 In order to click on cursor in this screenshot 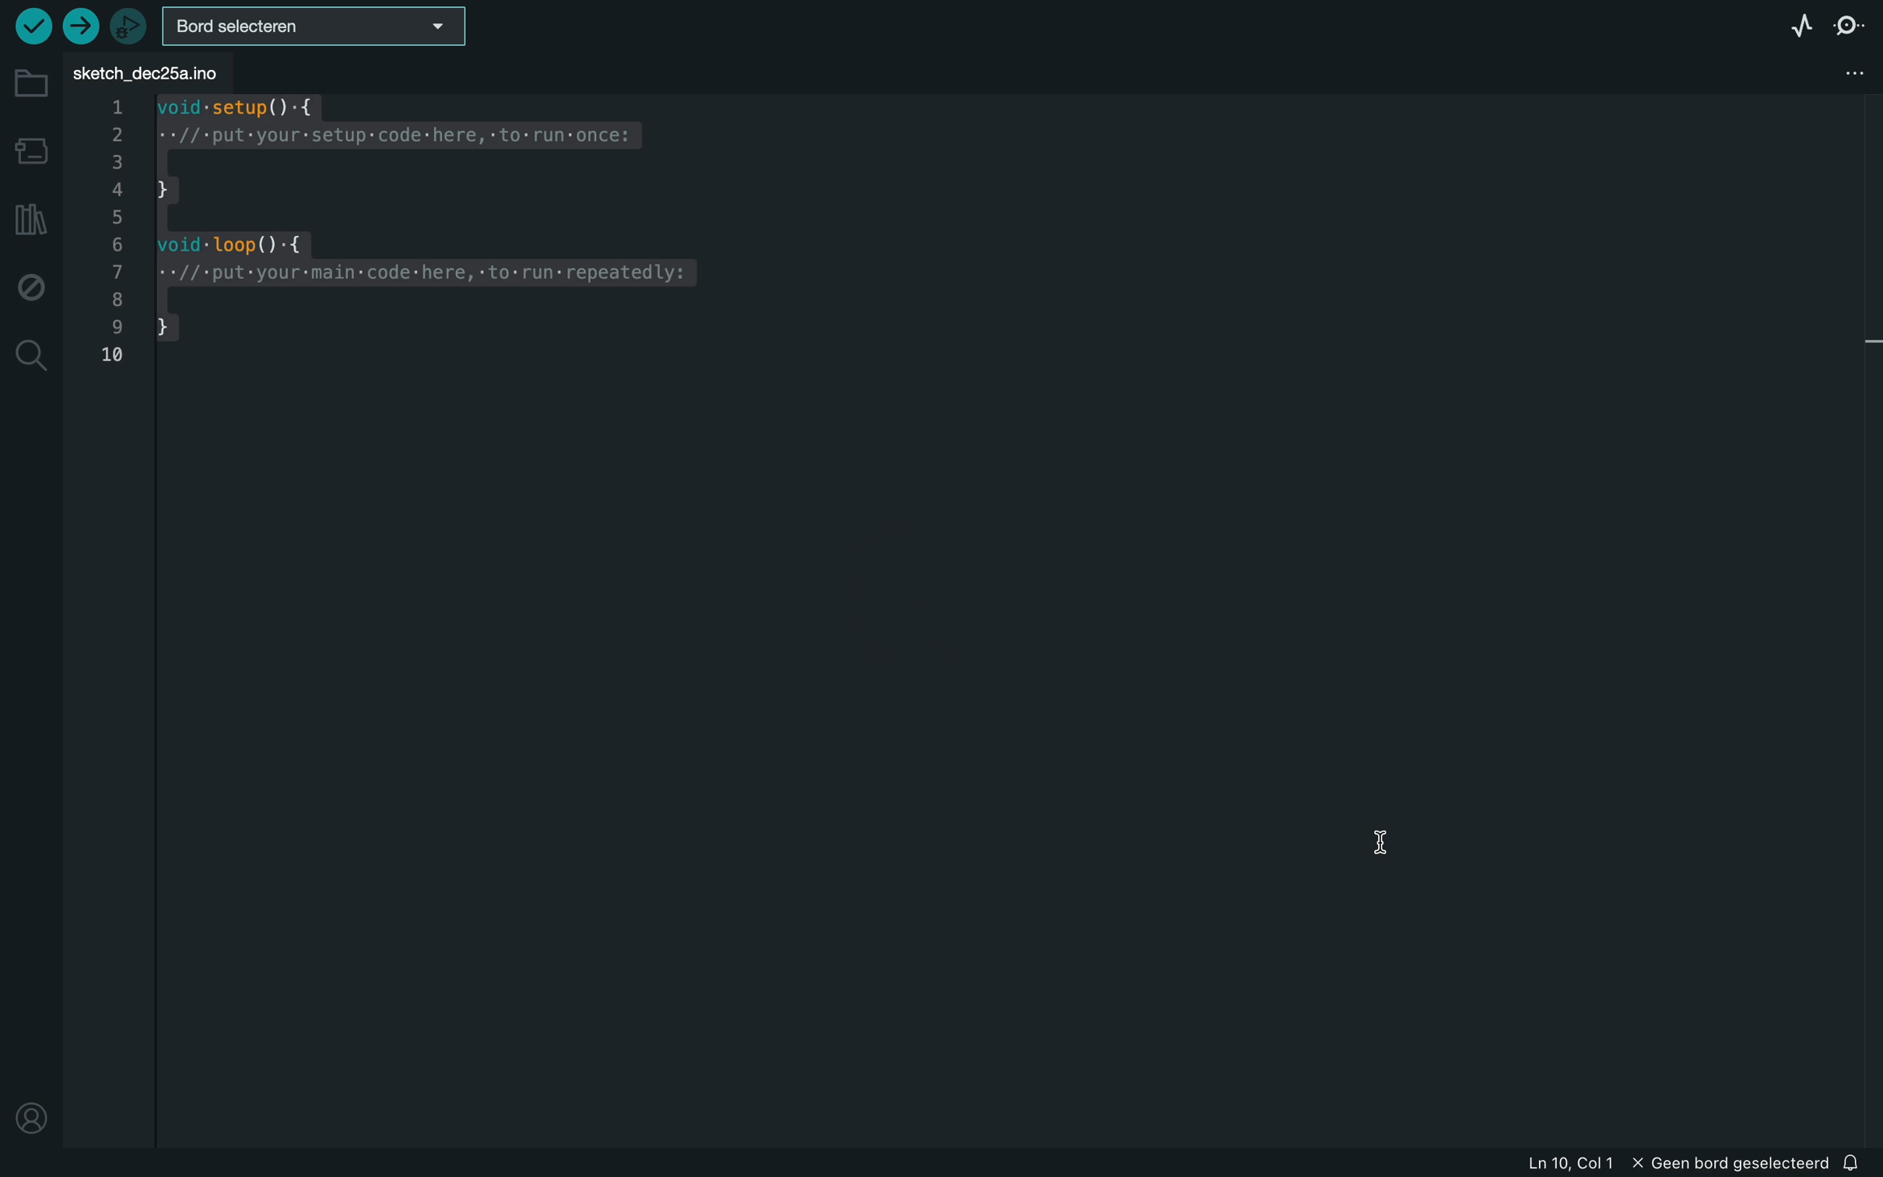, I will do `click(1402, 843)`.